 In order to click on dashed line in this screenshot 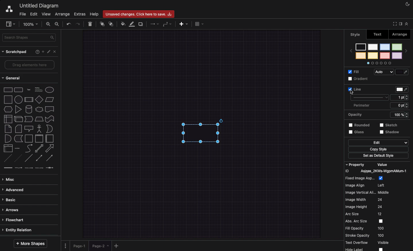, I will do `click(6, 159)`.